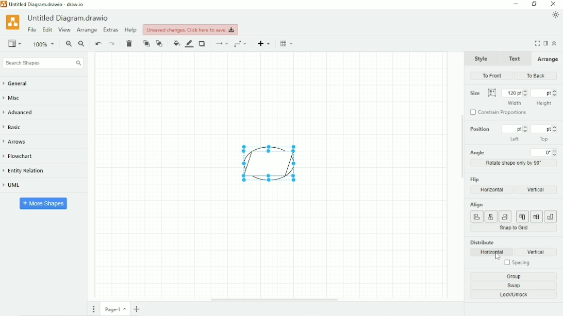 Image resolution: width=563 pixels, height=316 pixels. Describe the element at coordinates (515, 163) in the screenshot. I see `Rotate shape by 90` at that location.